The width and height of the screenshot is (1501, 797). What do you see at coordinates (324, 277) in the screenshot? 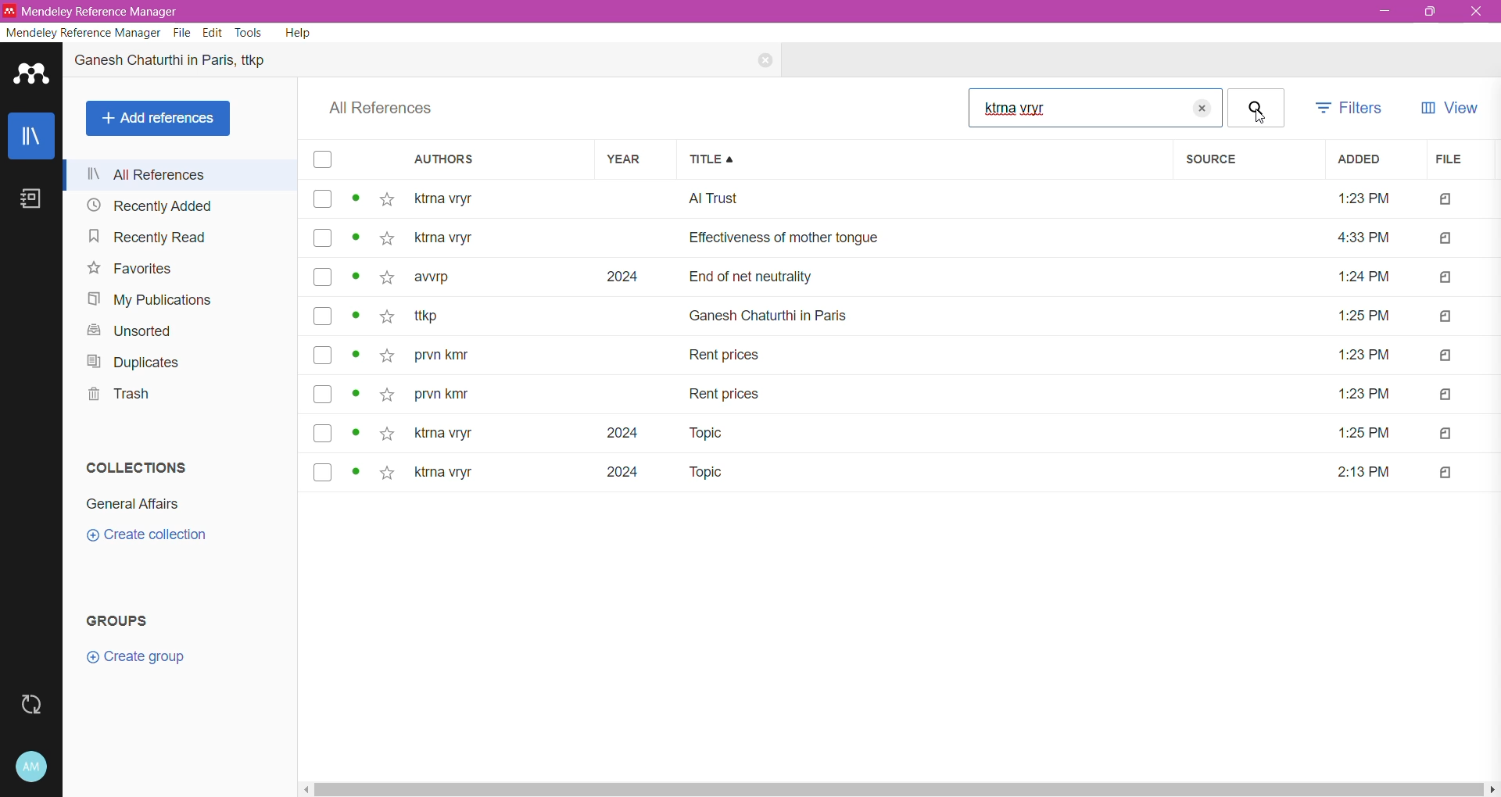
I see `select reference ` at bounding box center [324, 277].